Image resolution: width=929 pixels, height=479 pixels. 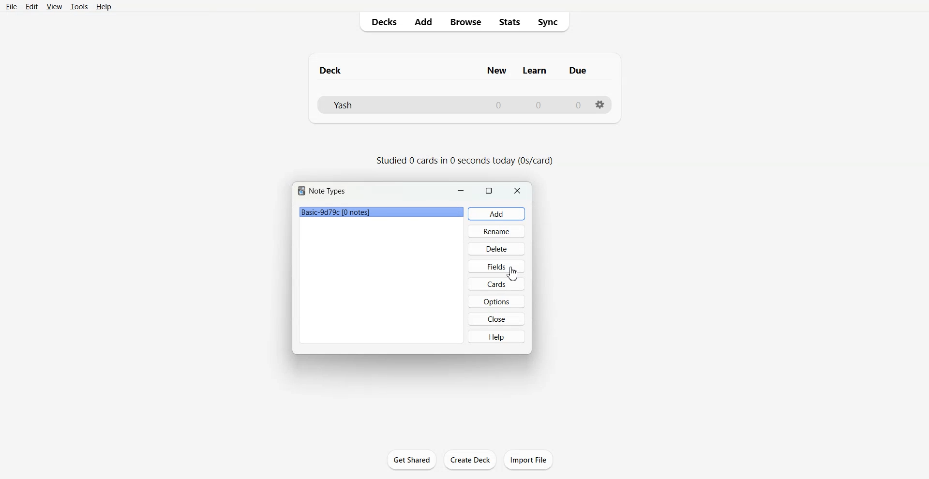 What do you see at coordinates (381, 22) in the screenshot?
I see `Decks` at bounding box center [381, 22].